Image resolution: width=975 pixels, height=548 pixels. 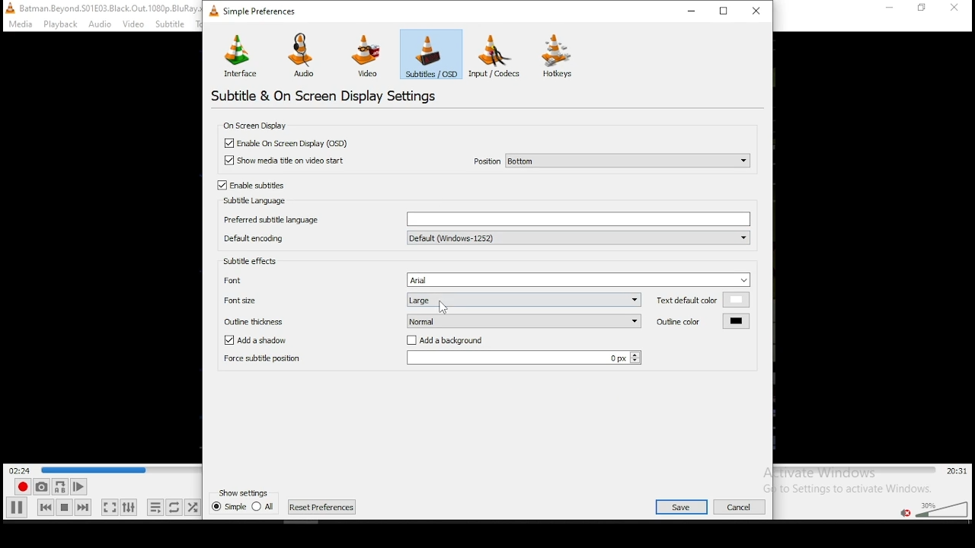 I want to click on show extended settings, so click(x=130, y=507).